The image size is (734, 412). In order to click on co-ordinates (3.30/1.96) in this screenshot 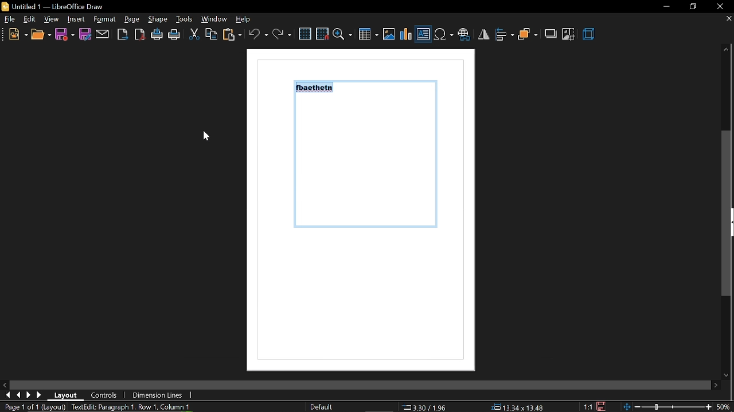, I will do `click(423, 407)`.